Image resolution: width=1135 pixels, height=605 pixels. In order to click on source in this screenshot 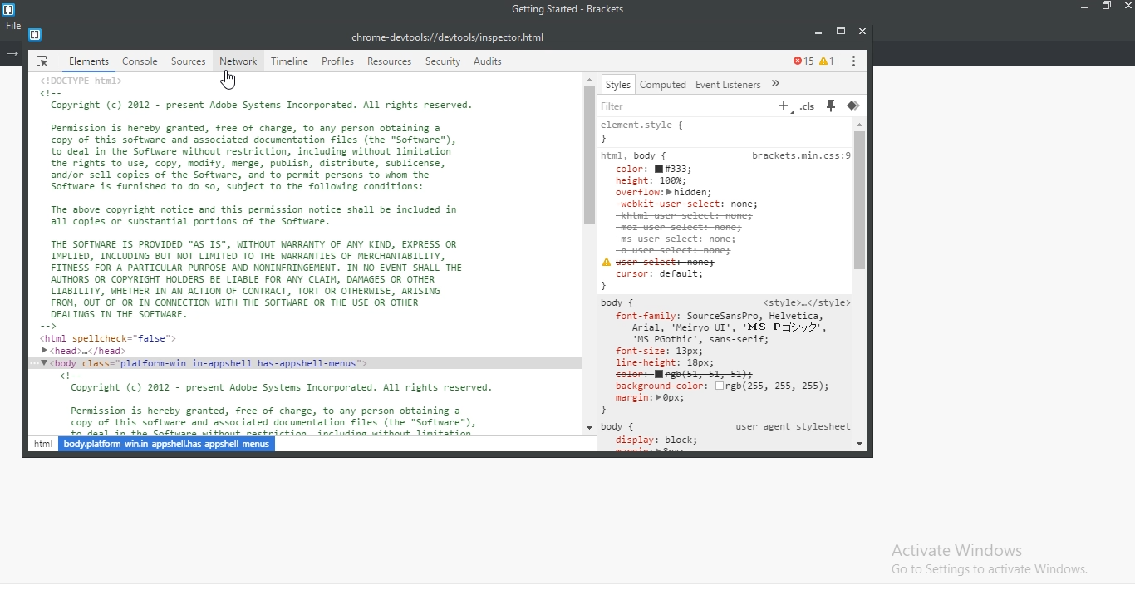, I will do `click(190, 61)`.